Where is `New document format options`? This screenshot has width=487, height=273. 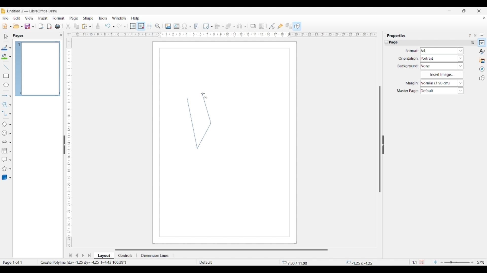 New document format options is located at coordinates (11, 27).